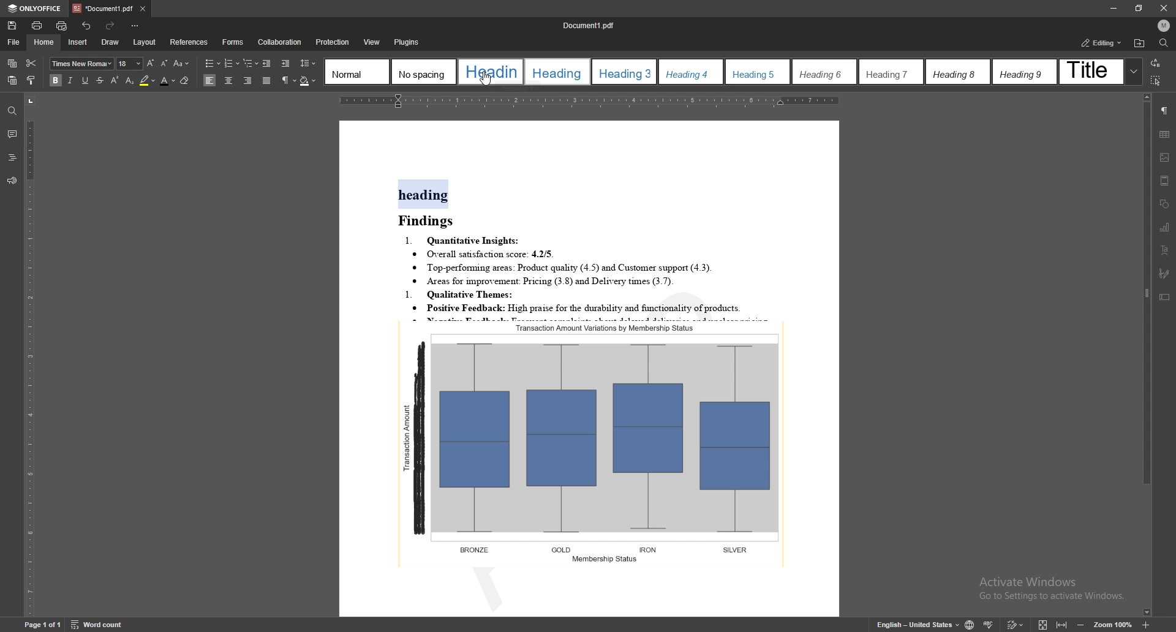 Image resolution: width=1176 pixels, height=632 pixels. Describe the element at coordinates (1164, 43) in the screenshot. I see `find` at that location.